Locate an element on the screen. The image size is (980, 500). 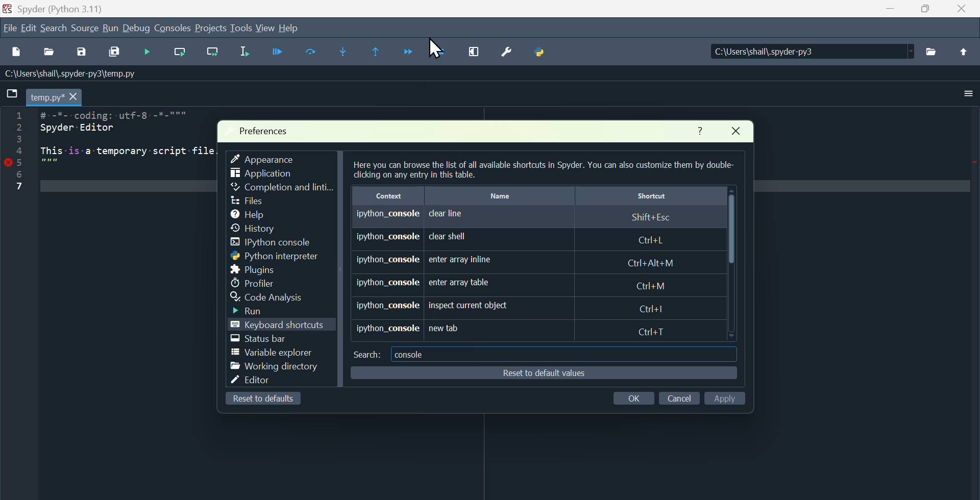
New file is located at coordinates (17, 54).